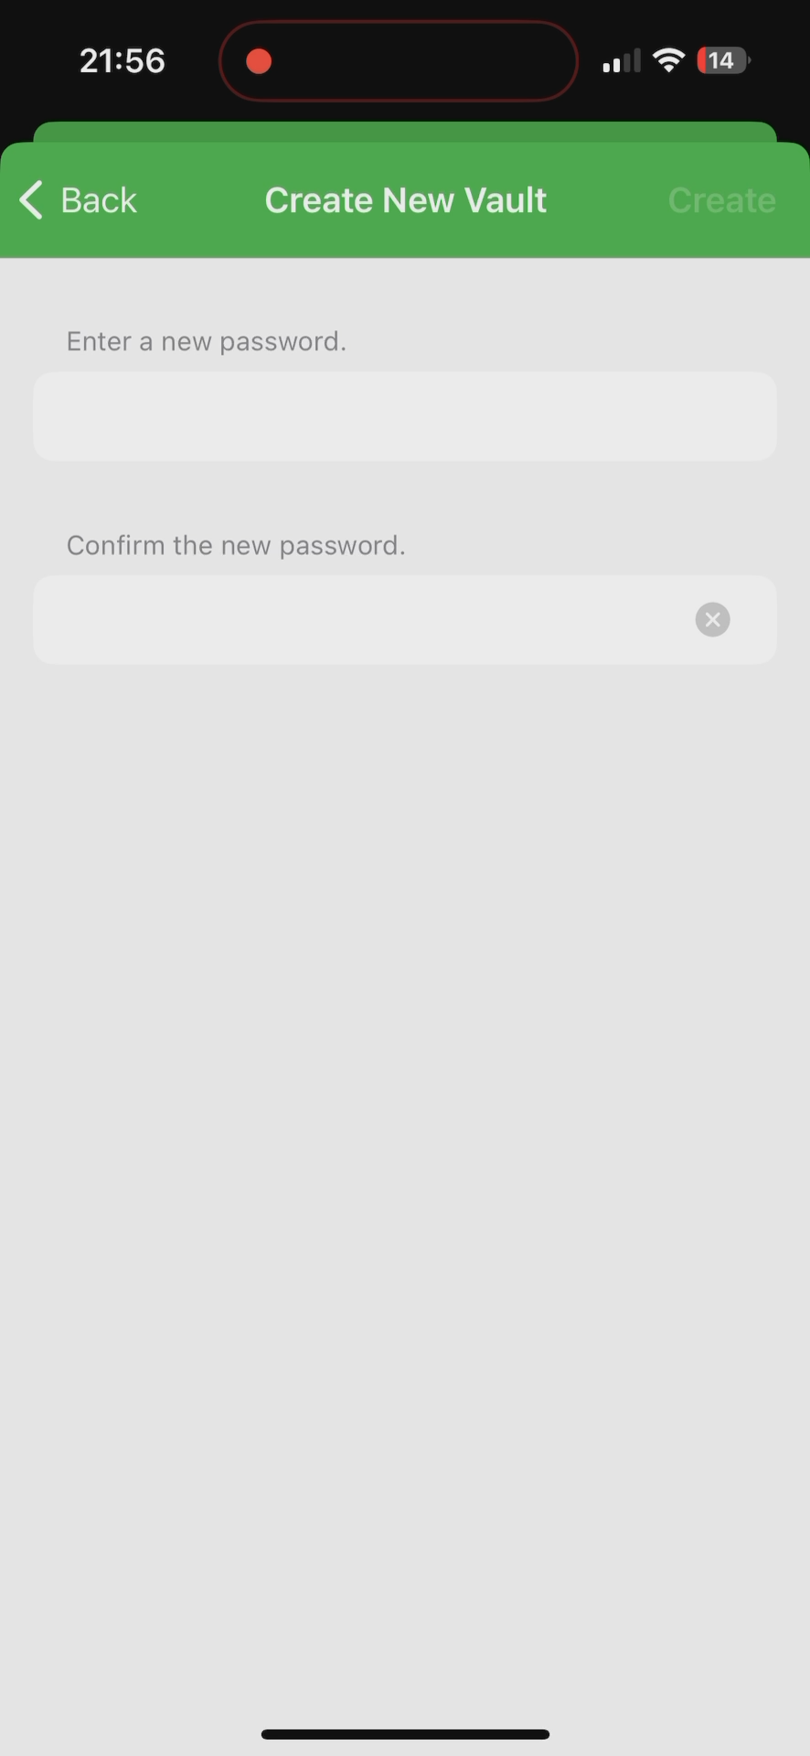 The image size is (810, 1756). I want to click on confirm the new password, so click(241, 543).